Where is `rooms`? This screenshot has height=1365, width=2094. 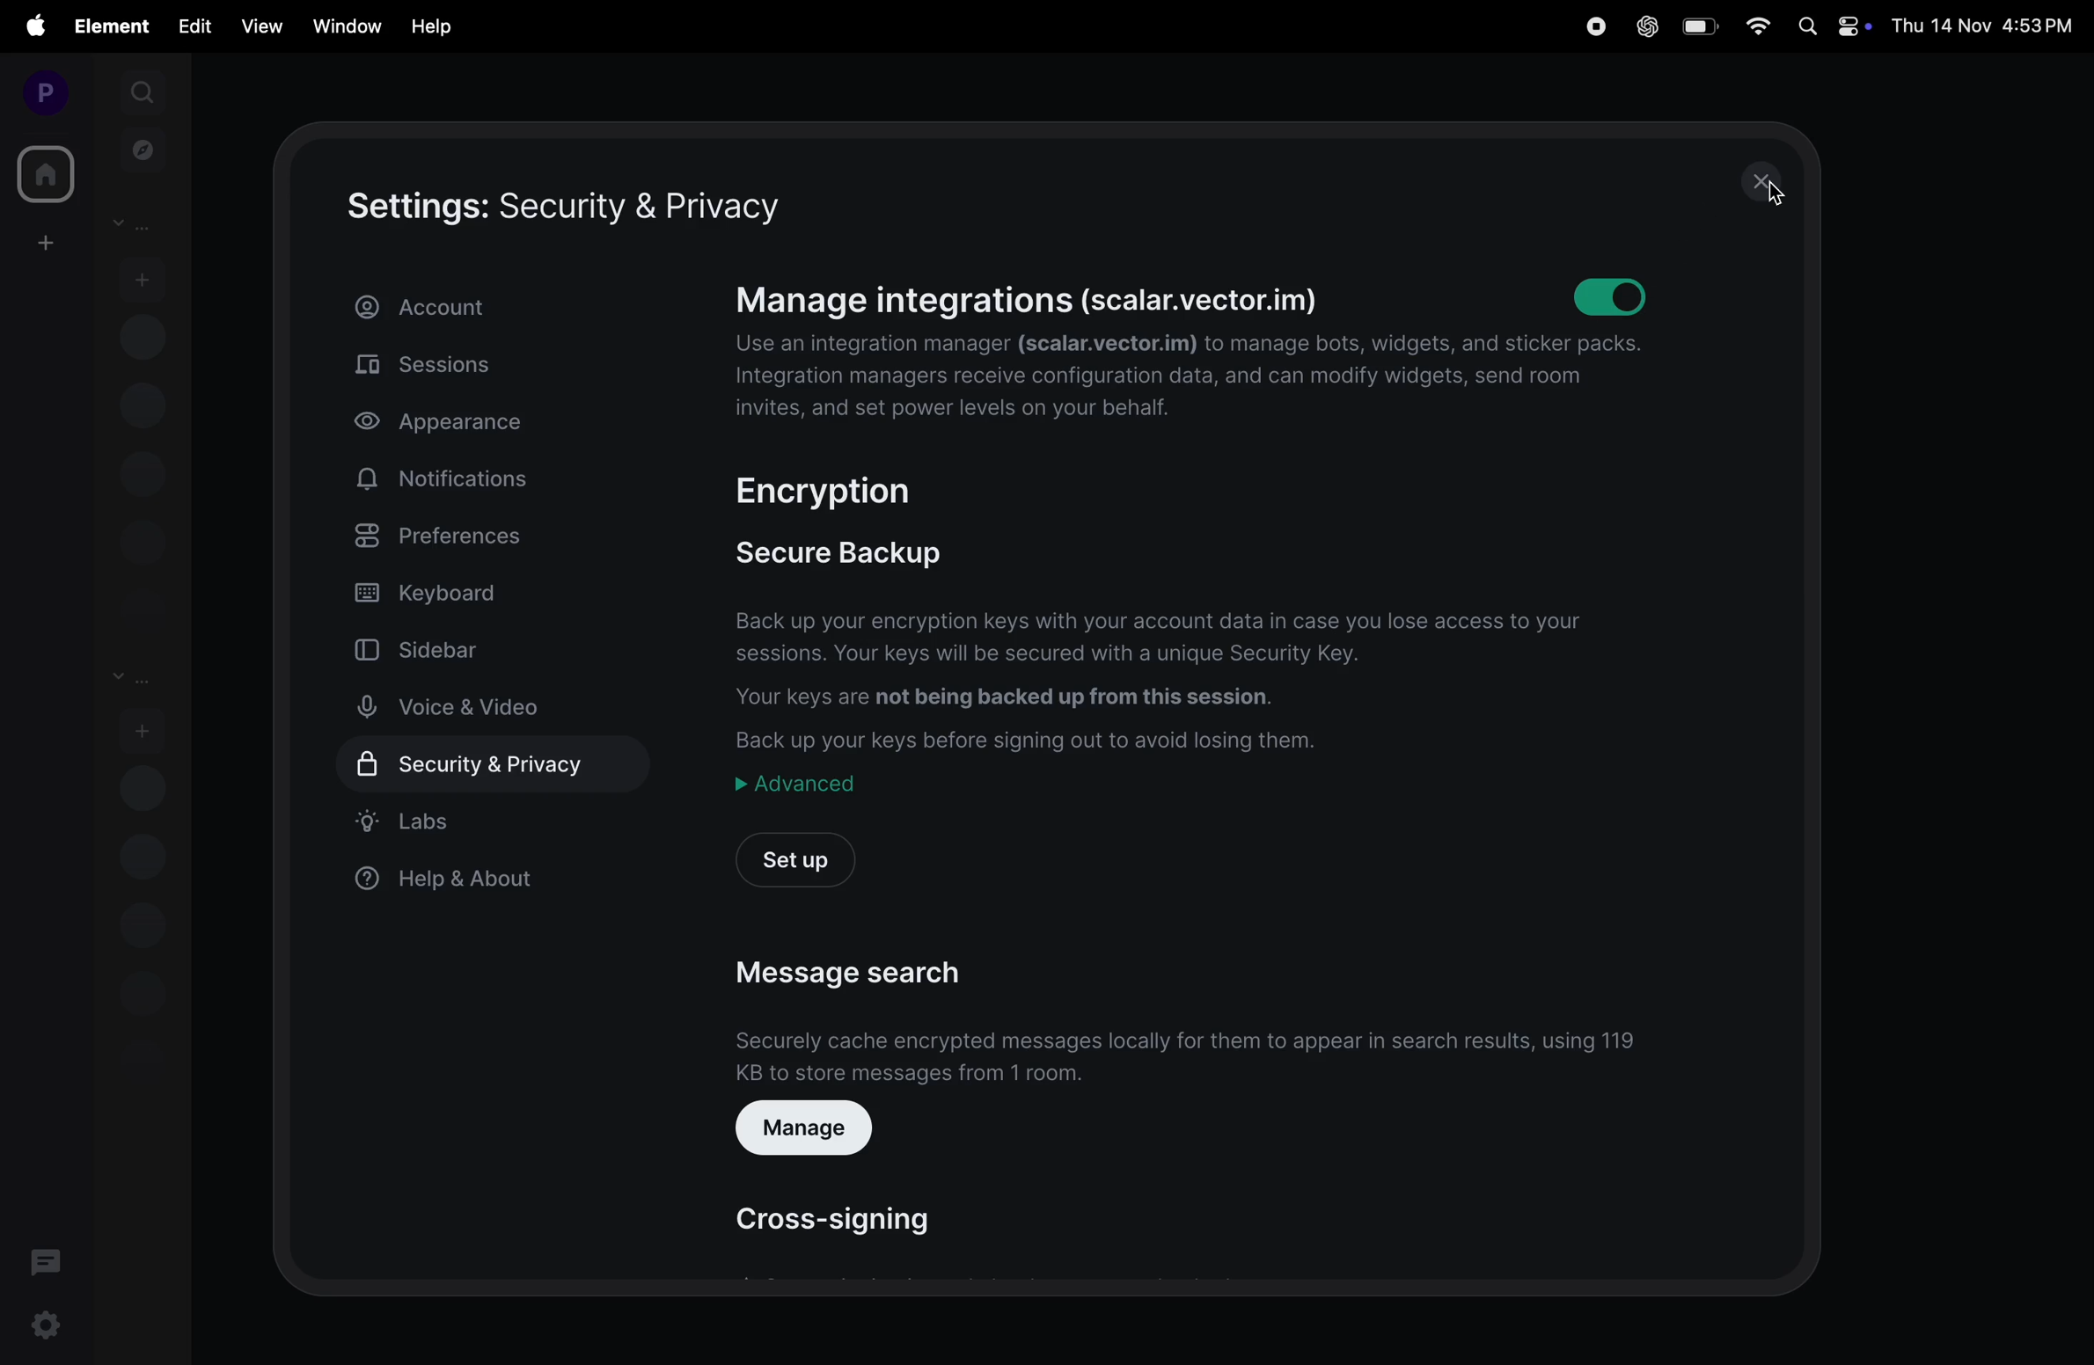 rooms is located at coordinates (131, 675).